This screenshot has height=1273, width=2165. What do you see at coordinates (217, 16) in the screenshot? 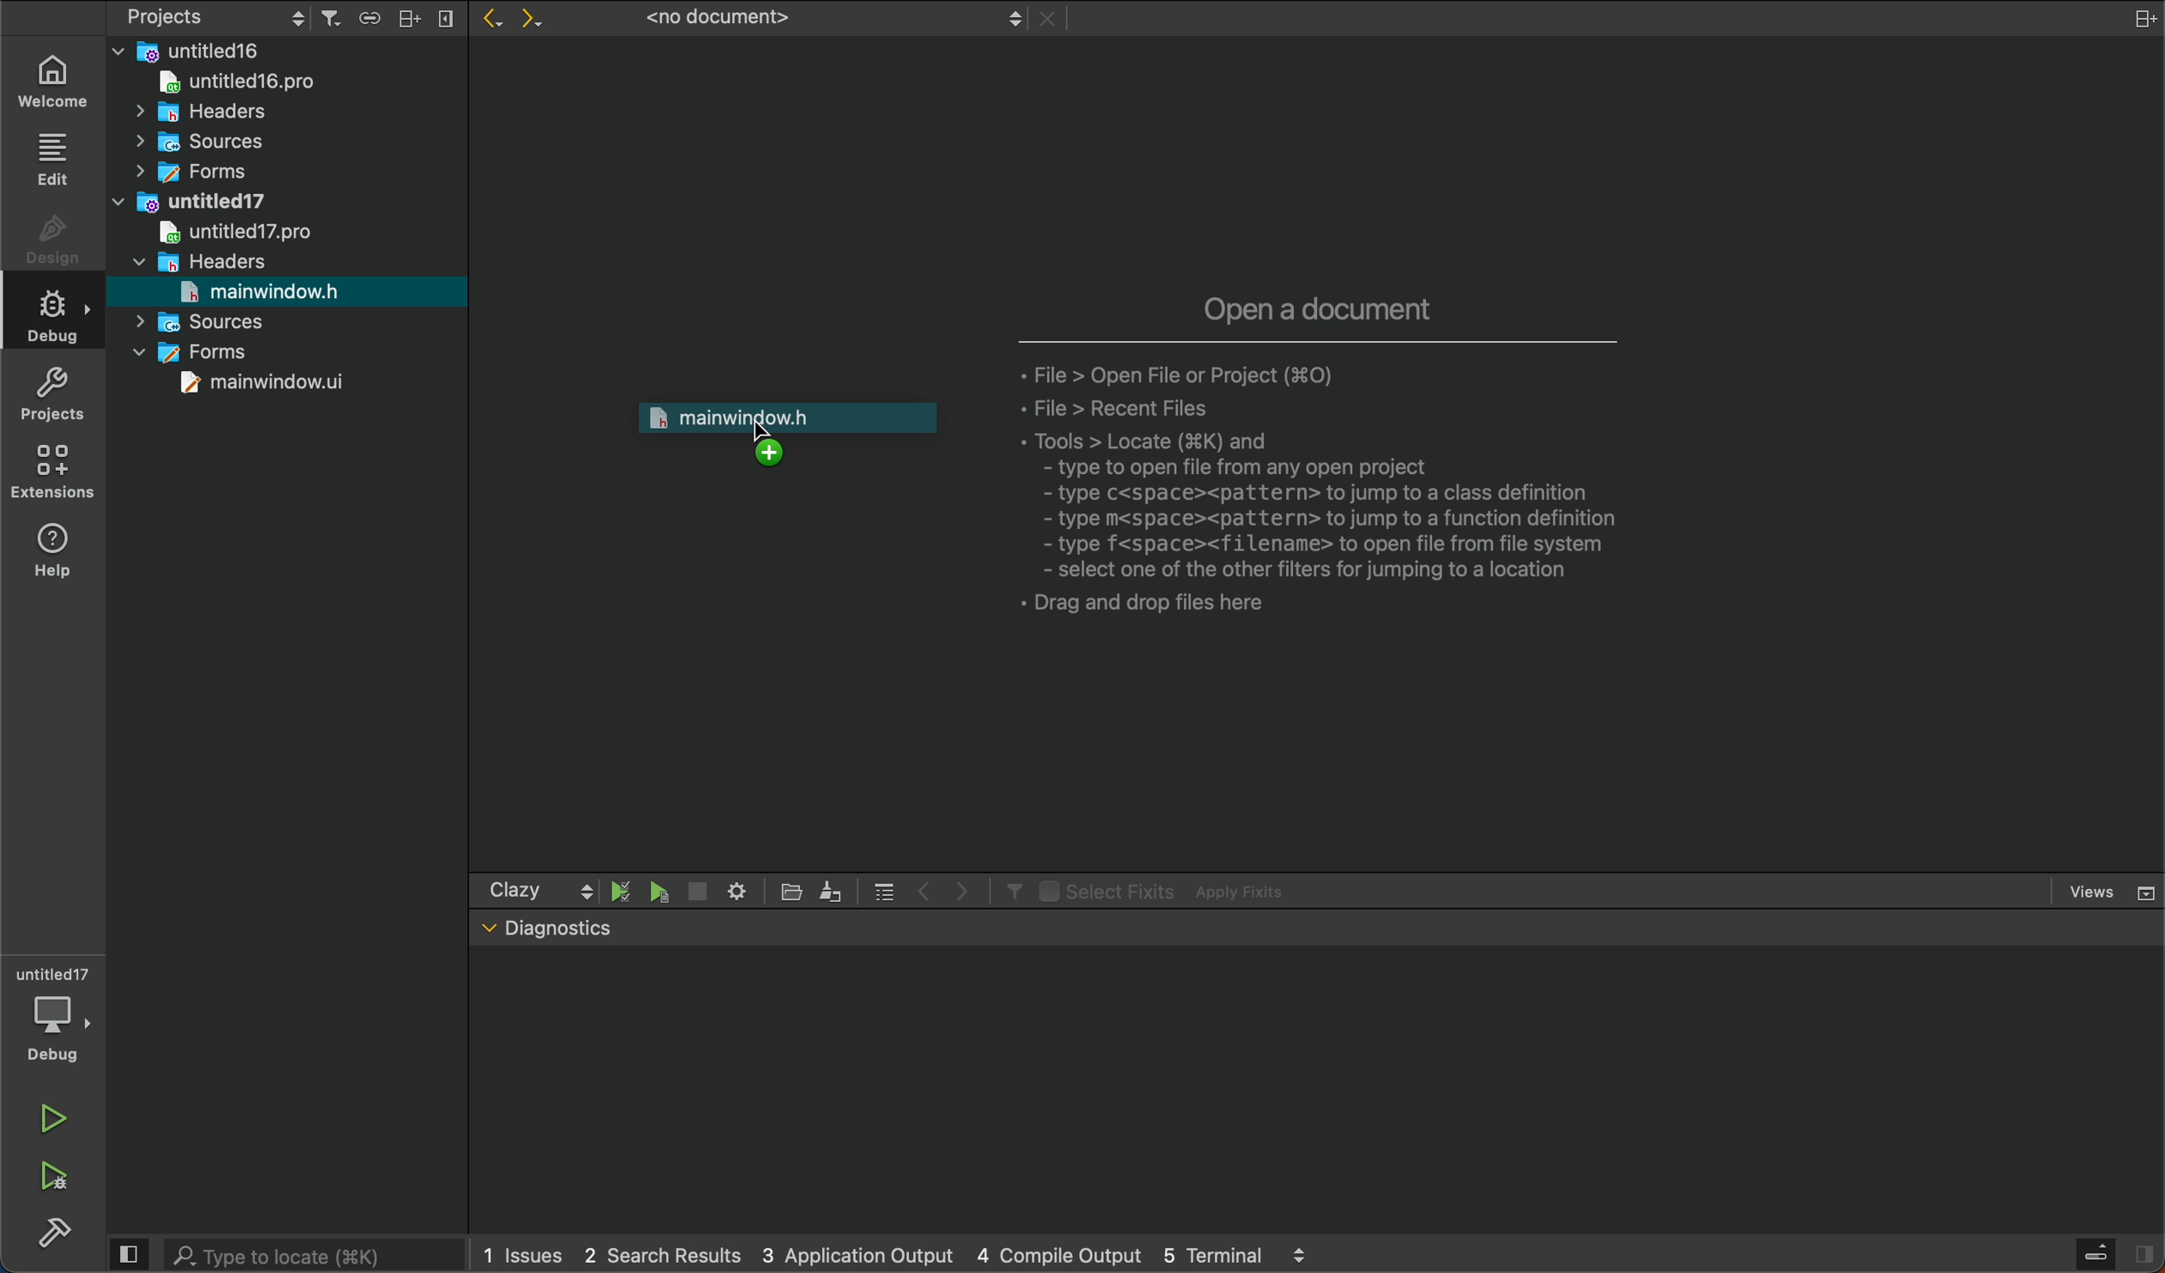
I see `project settings` at bounding box center [217, 16].